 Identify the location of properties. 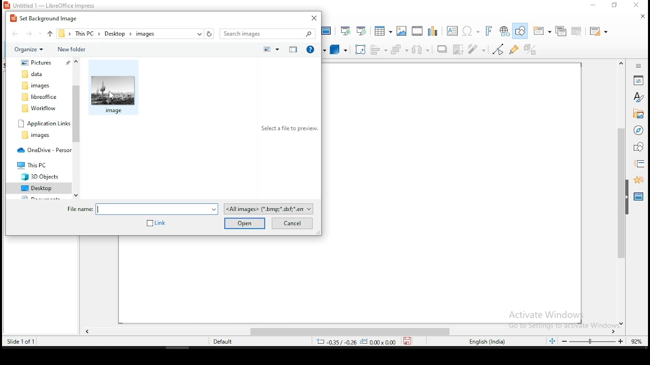
(638, 80).